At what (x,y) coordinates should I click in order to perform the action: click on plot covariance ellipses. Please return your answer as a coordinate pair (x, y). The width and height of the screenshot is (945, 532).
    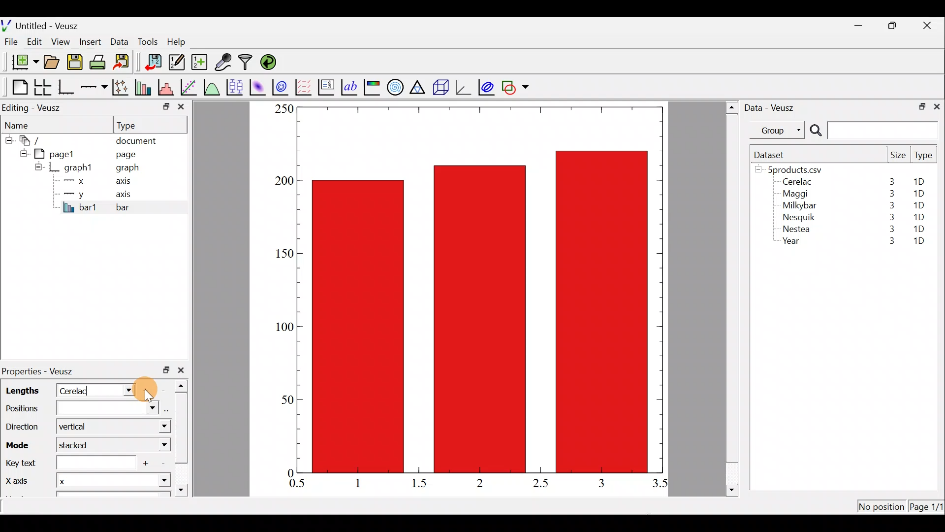
    Looking at the image, I should click on (487, 86).